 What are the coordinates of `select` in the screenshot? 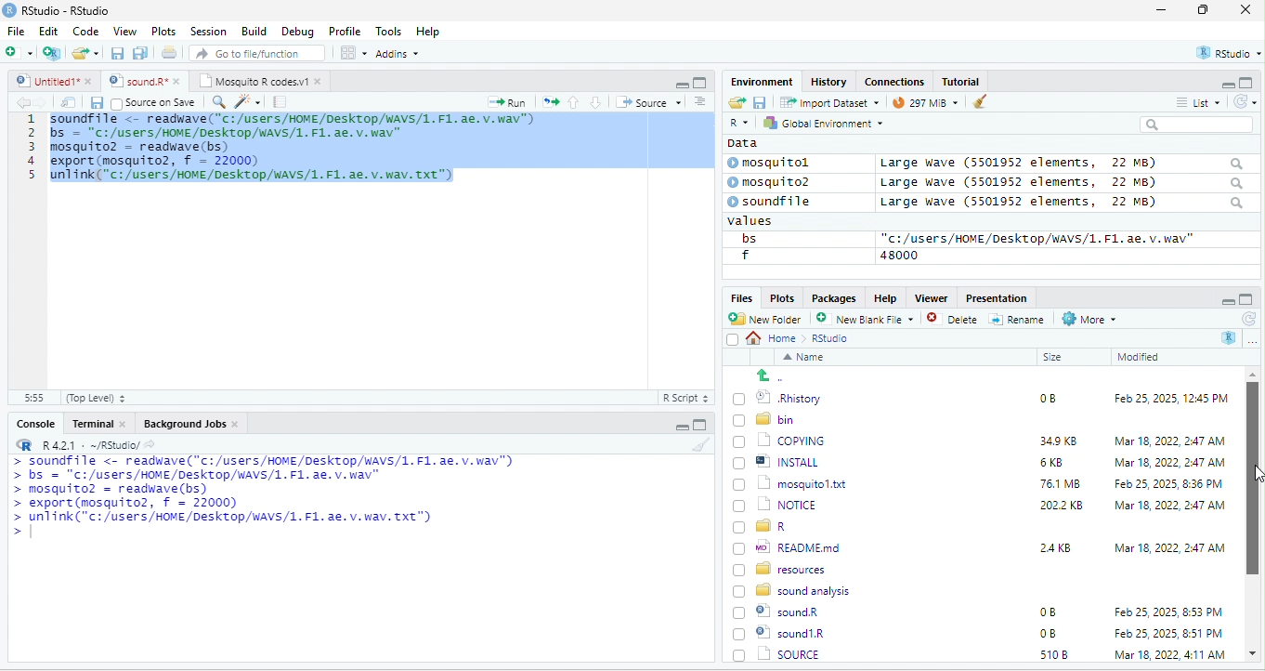 It's located at (735, 343).